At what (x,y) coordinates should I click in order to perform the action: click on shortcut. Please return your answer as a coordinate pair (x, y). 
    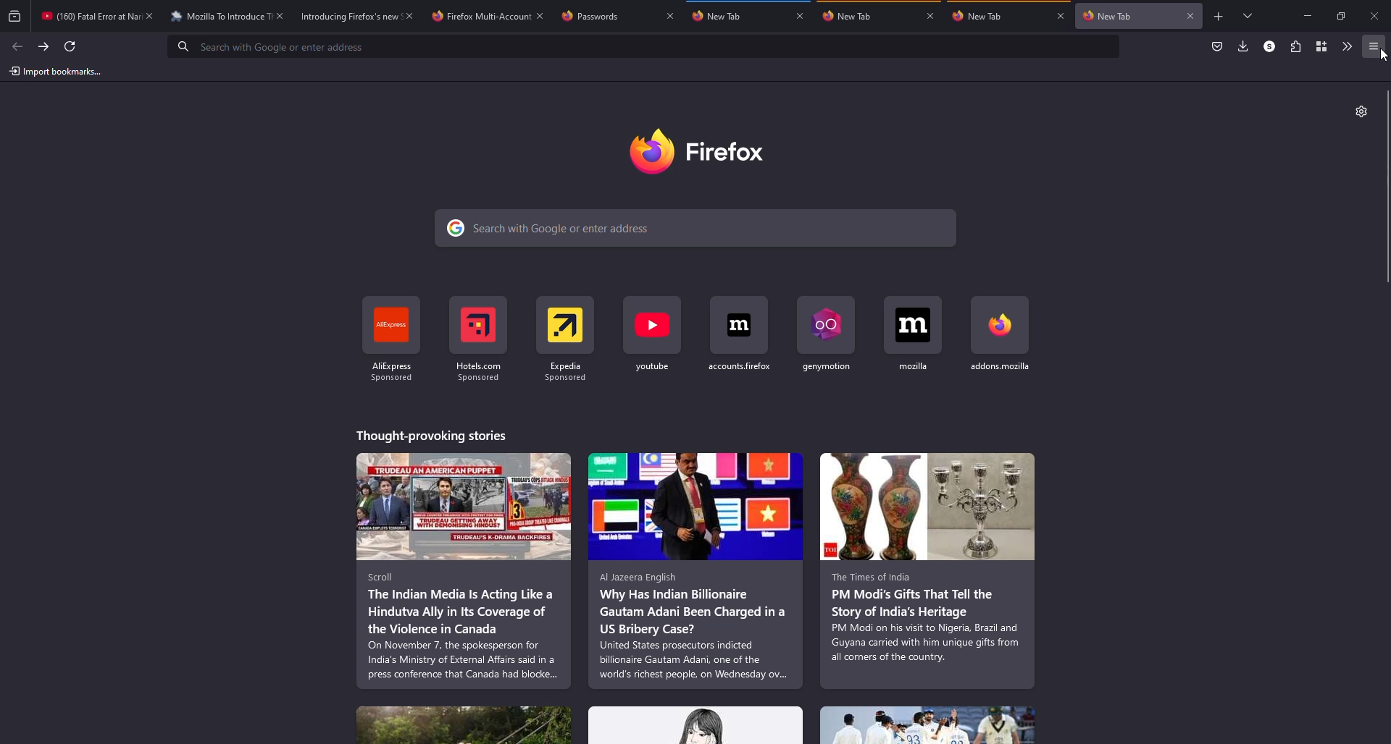
    Looking at the image, I should click on (914, 334).